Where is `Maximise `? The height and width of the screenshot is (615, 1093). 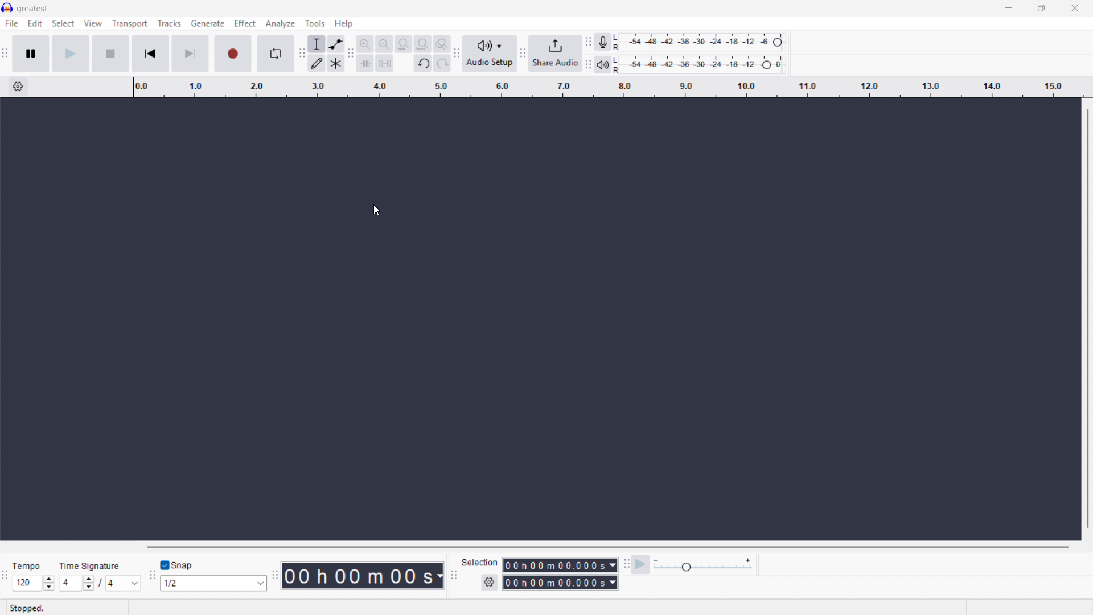
Maximise  is located at coordinates (1041, 9).